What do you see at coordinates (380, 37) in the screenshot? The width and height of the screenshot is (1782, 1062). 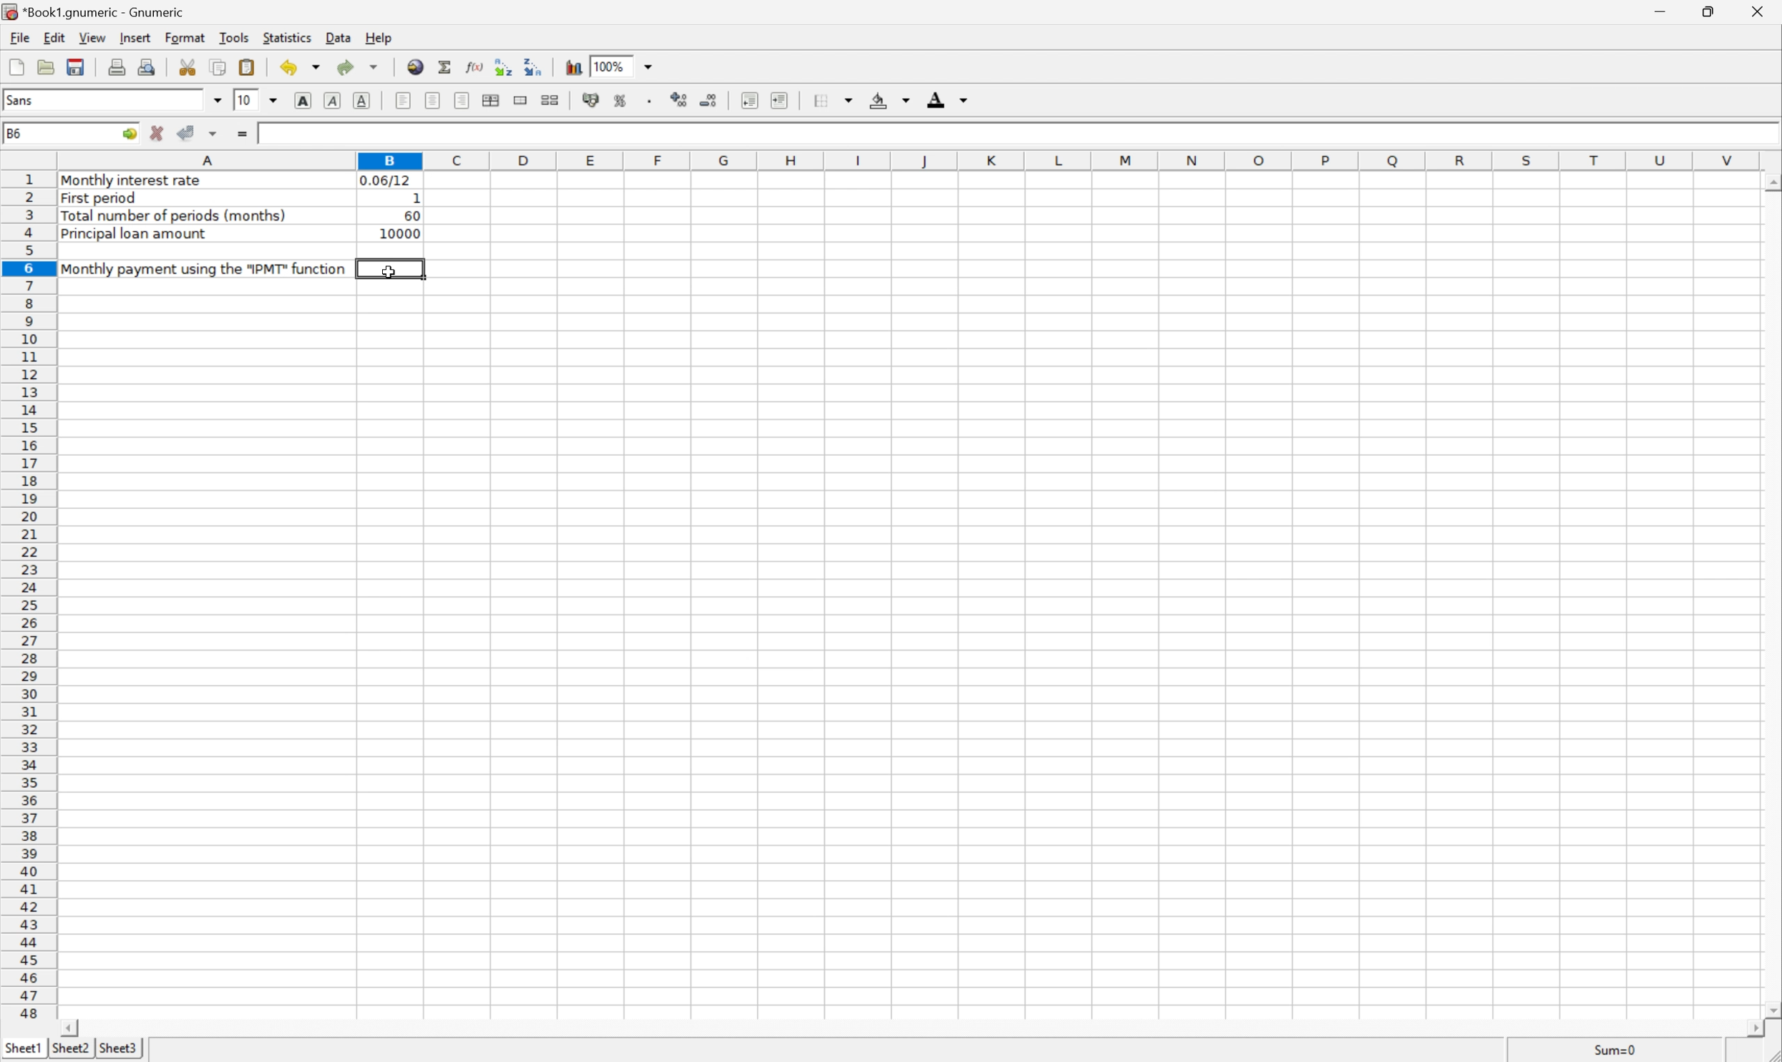 I see `Help` at bounding box center [380, 37].